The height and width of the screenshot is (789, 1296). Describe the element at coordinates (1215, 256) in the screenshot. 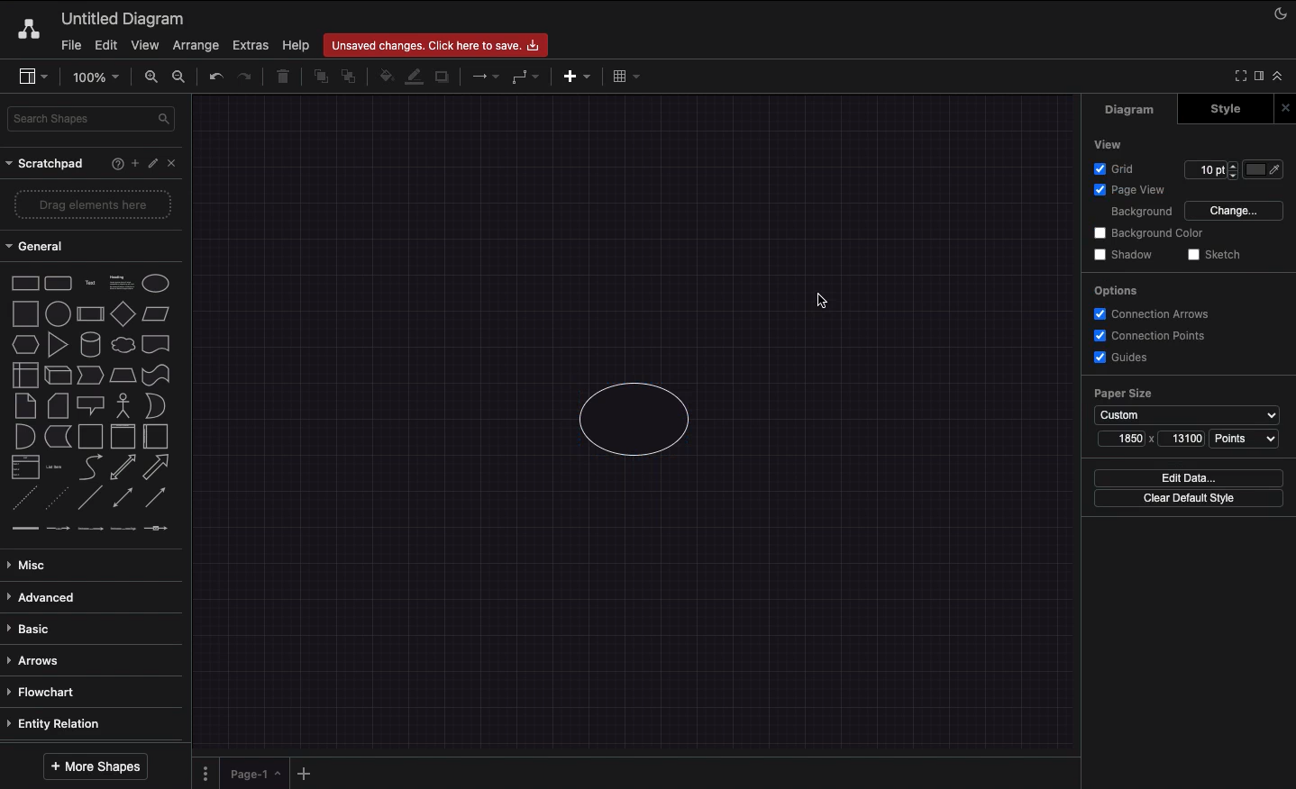

I see `Sketch ` at that location.